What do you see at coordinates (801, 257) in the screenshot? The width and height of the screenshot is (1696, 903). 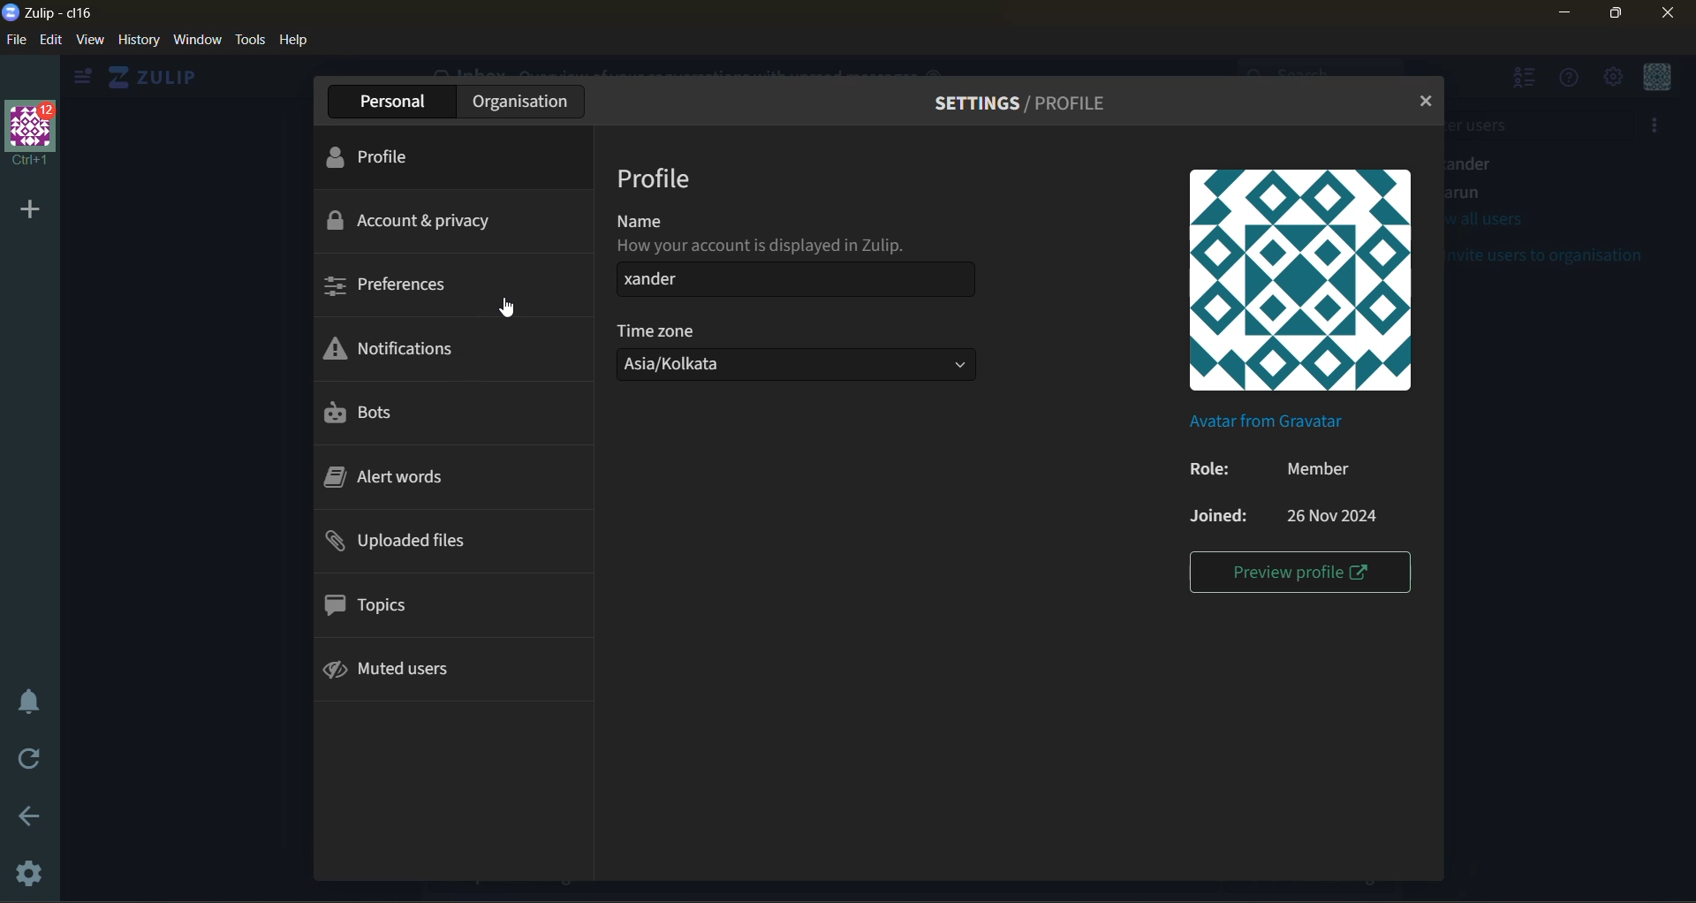 I see `name` at bounding box center [801, 257].